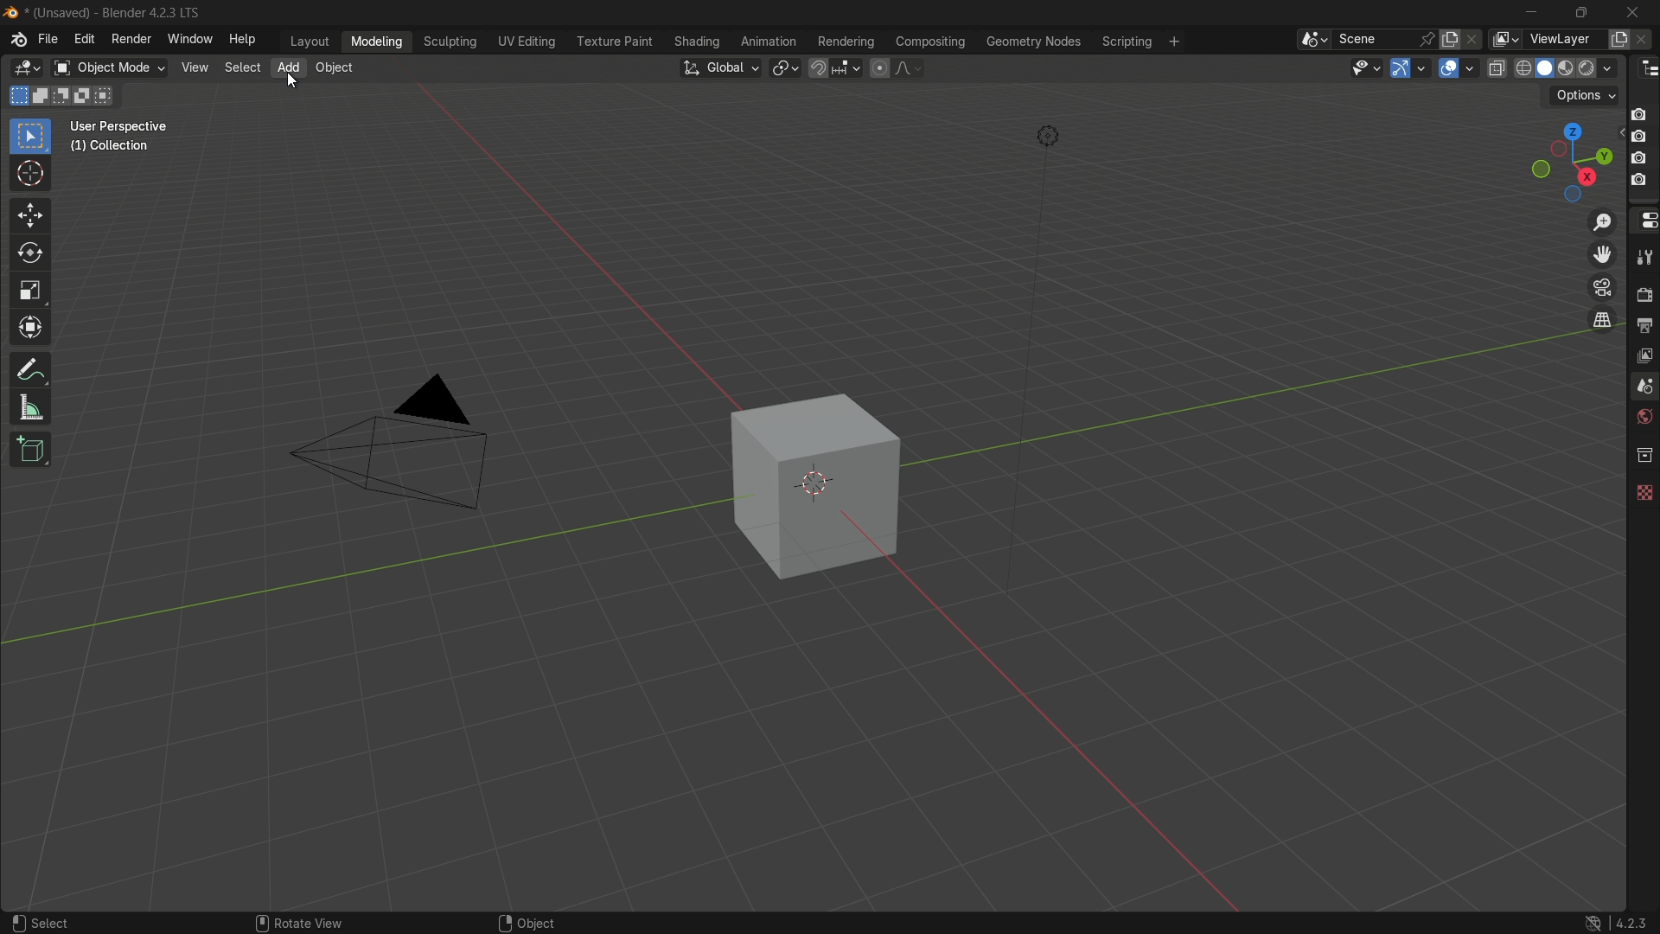 This screenshot has height=934, width=1660. Describe the element at coordinates (928, 42) in the screenshot. I see `compositing menu` at that location.